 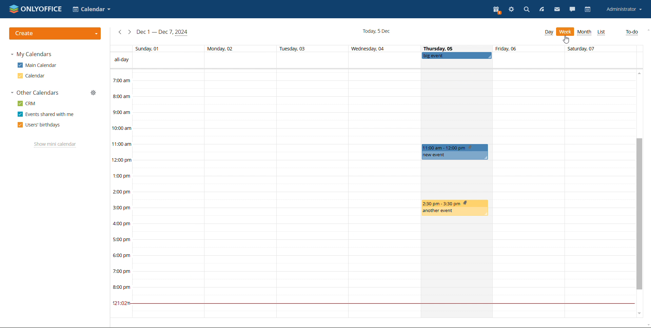 What do you see at coordinates (35, 92) in the screenshot?
I see `other calendars` at bounding box center [35, 92].